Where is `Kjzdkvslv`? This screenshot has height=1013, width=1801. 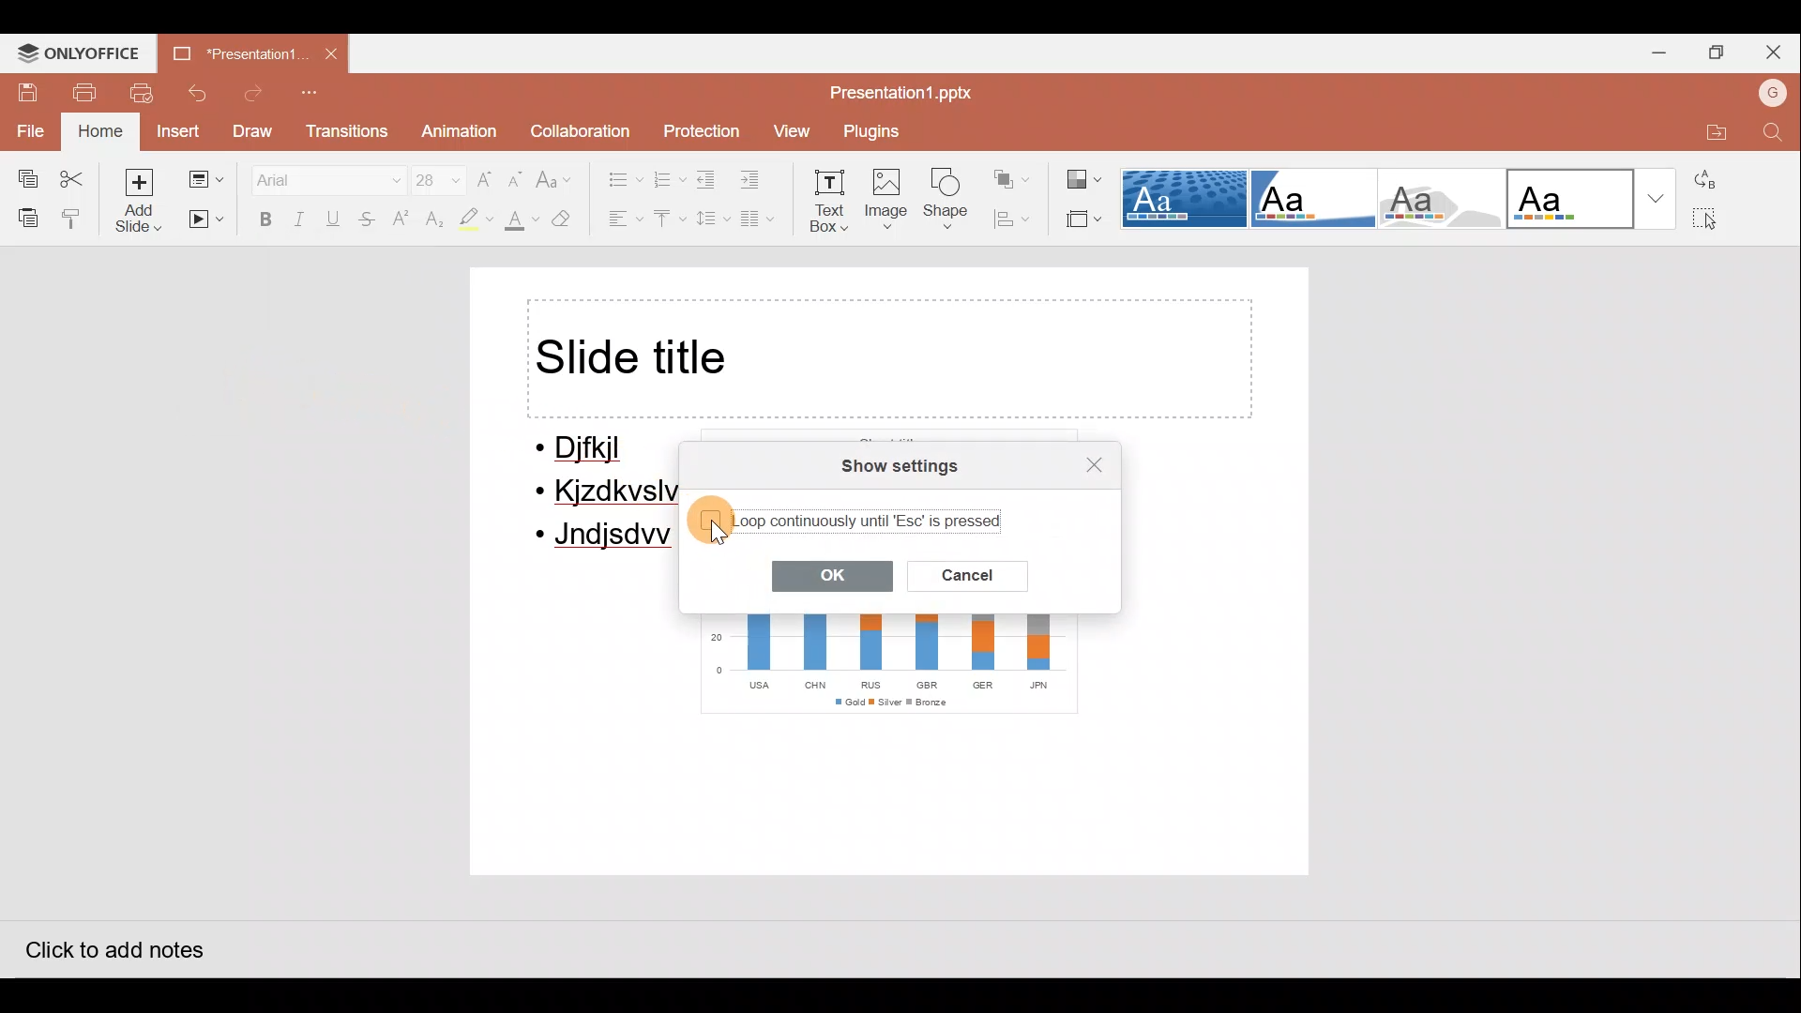 Kjzdkvslv is located at coordinates (606, 494).